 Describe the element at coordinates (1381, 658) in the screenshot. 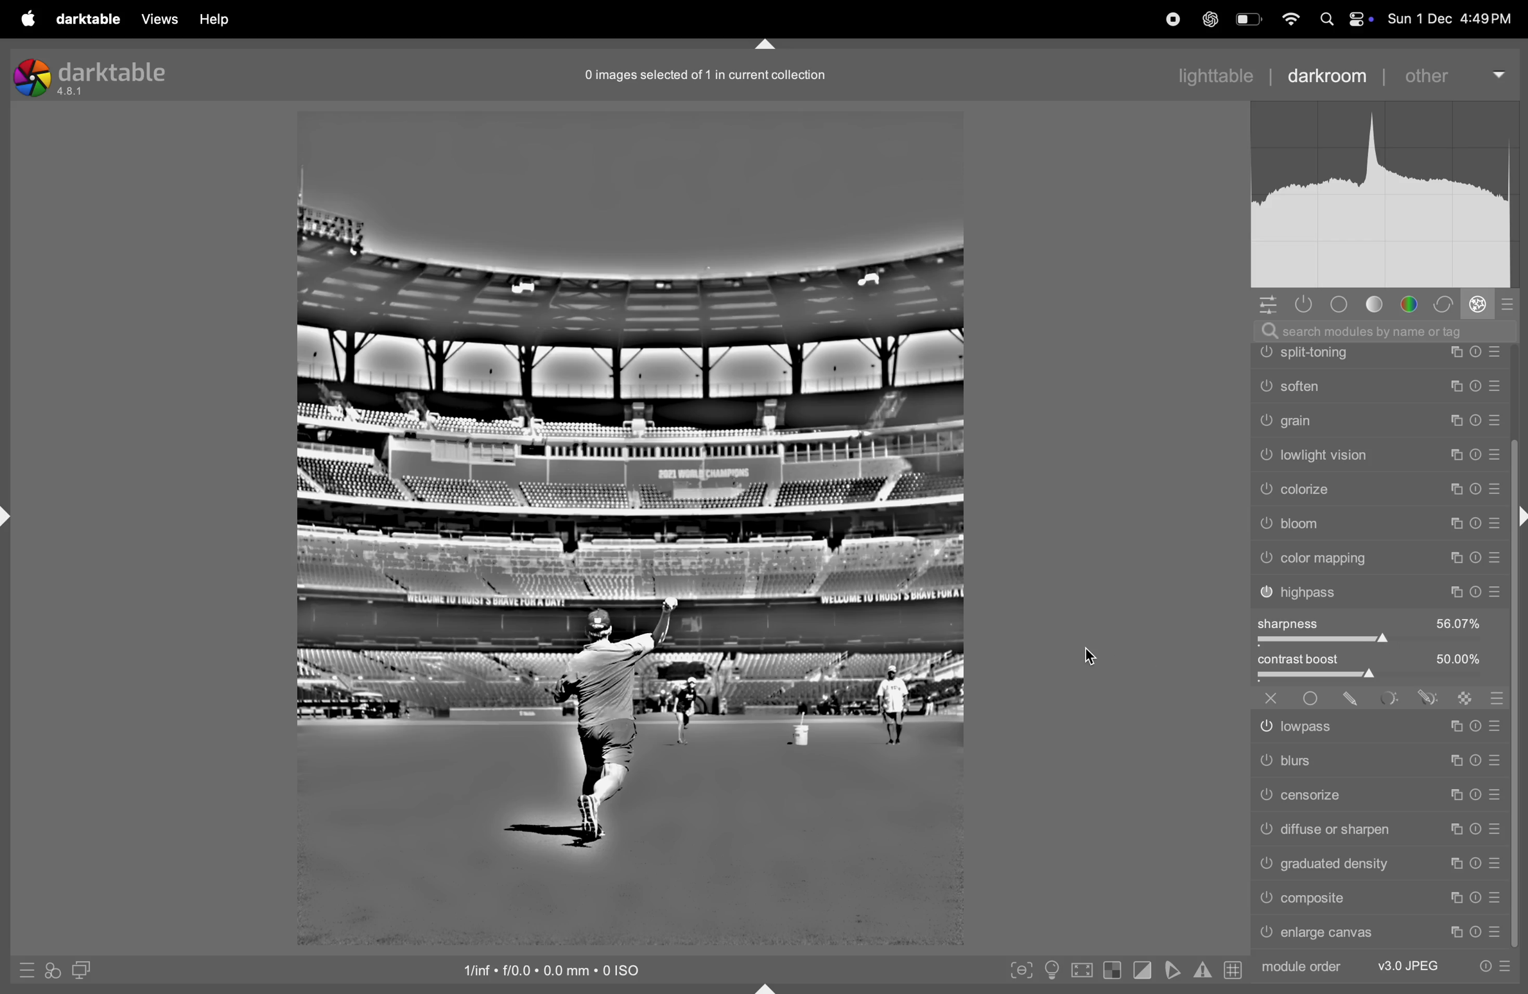

I see `color mapping` at that location.